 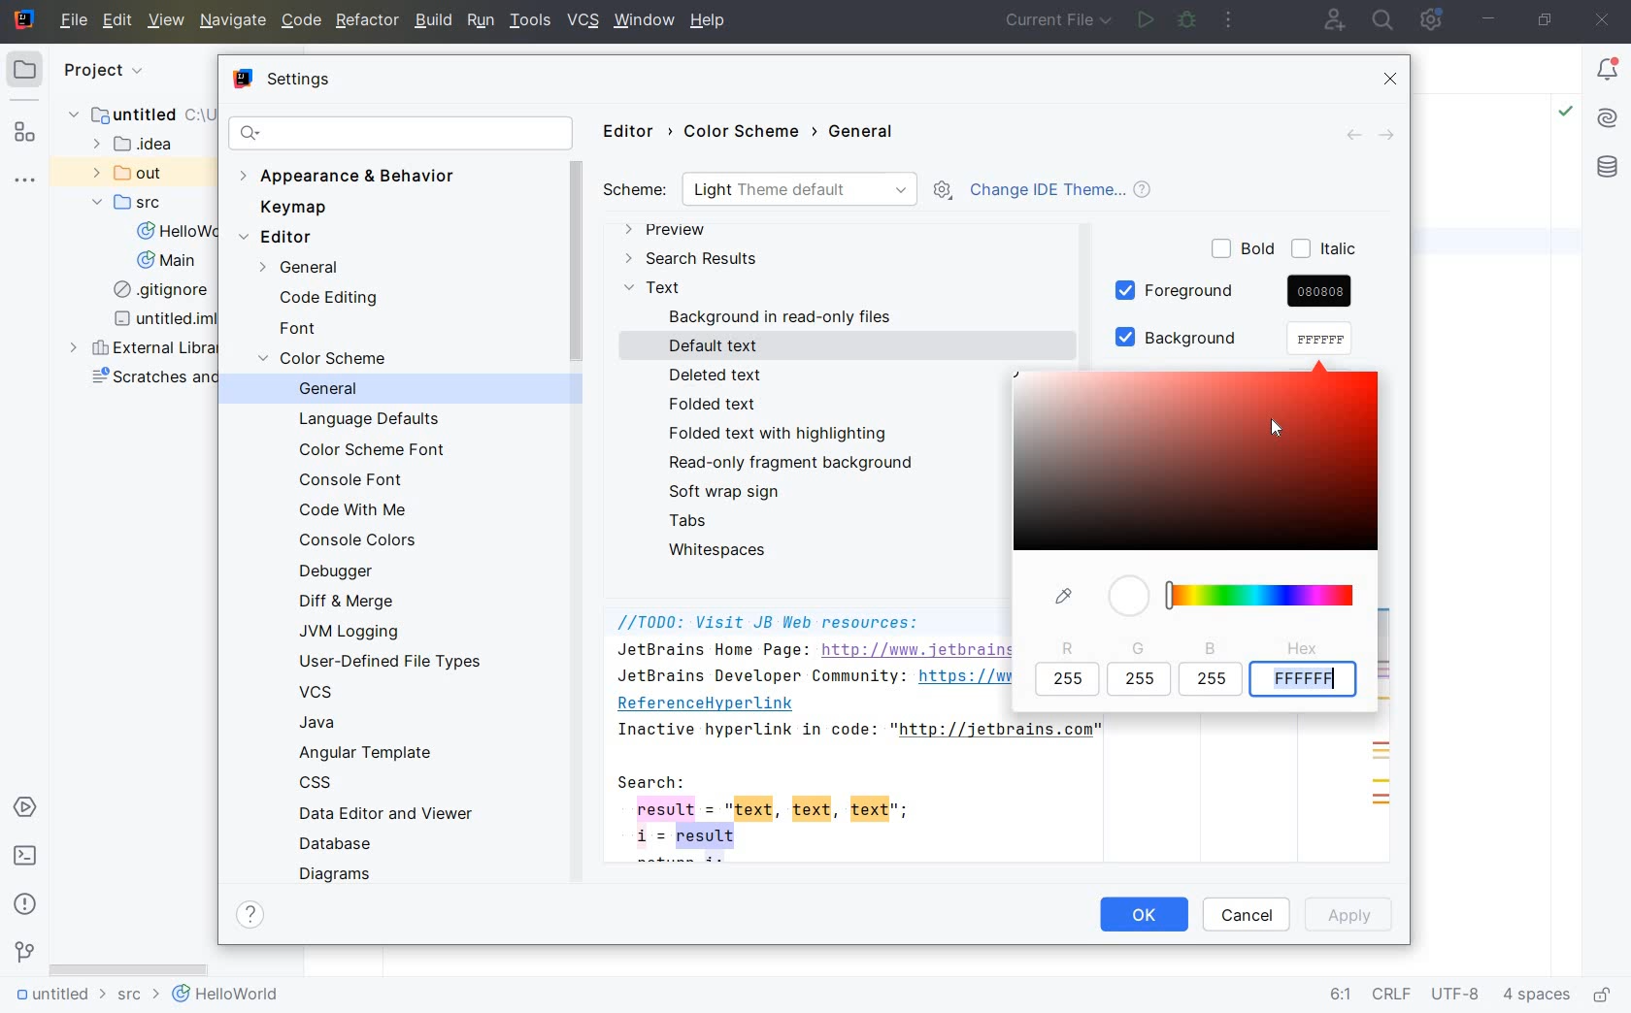 What do you see at coordinates (26, 857) in the screenshot?
I see `terminal` at bounding box center [26, 857].